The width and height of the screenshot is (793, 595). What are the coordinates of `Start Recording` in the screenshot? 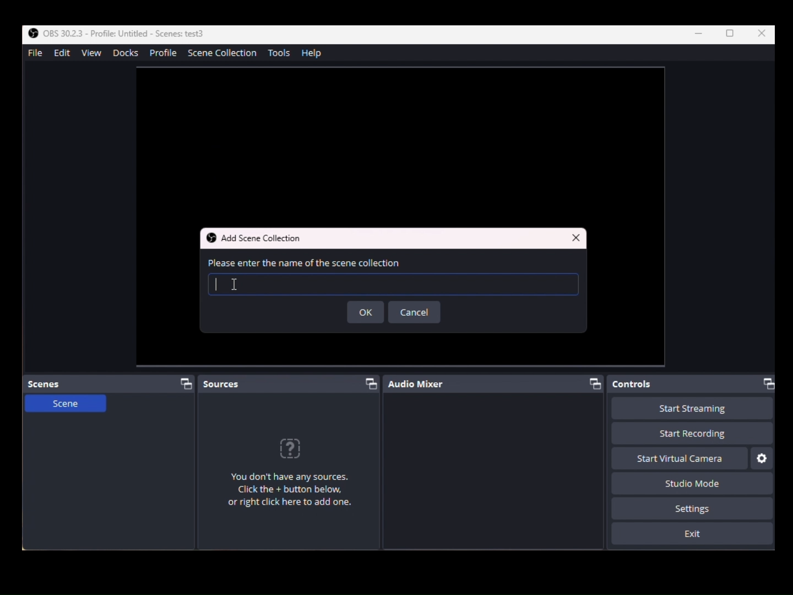 It's located at (691, 434).